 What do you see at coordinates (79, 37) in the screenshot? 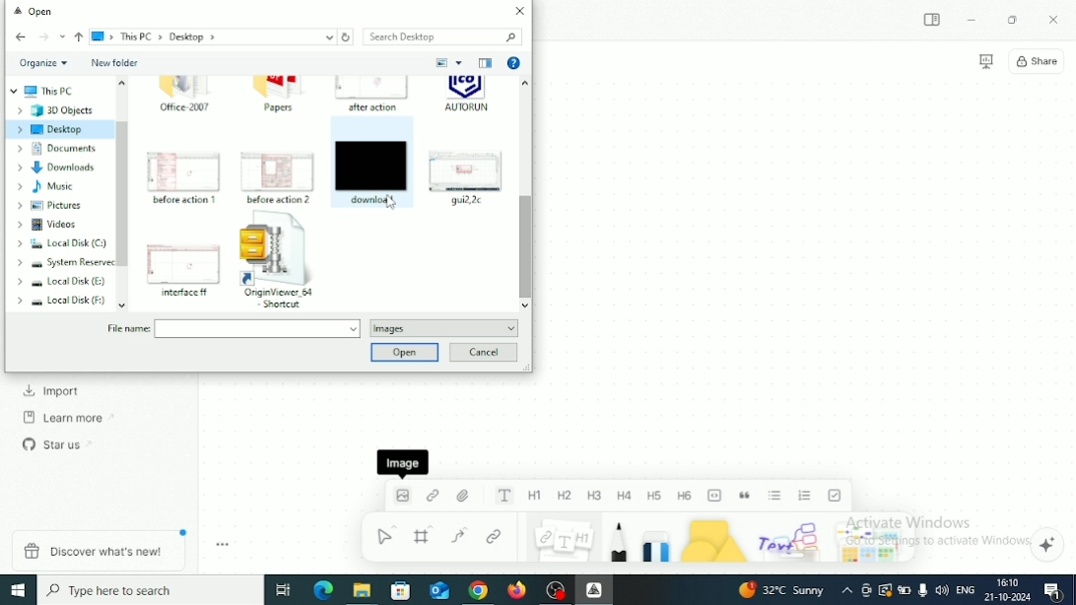
I see `Up to "This PC"` at bounding box center [79, 37].